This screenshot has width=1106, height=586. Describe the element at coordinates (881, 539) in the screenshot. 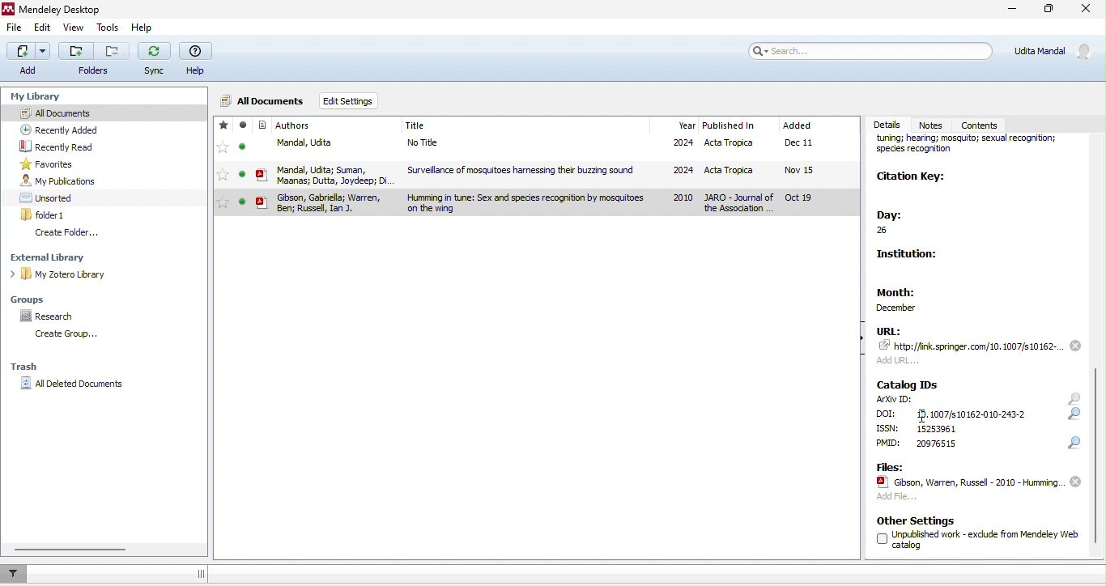

I see `checkbox` at that location.